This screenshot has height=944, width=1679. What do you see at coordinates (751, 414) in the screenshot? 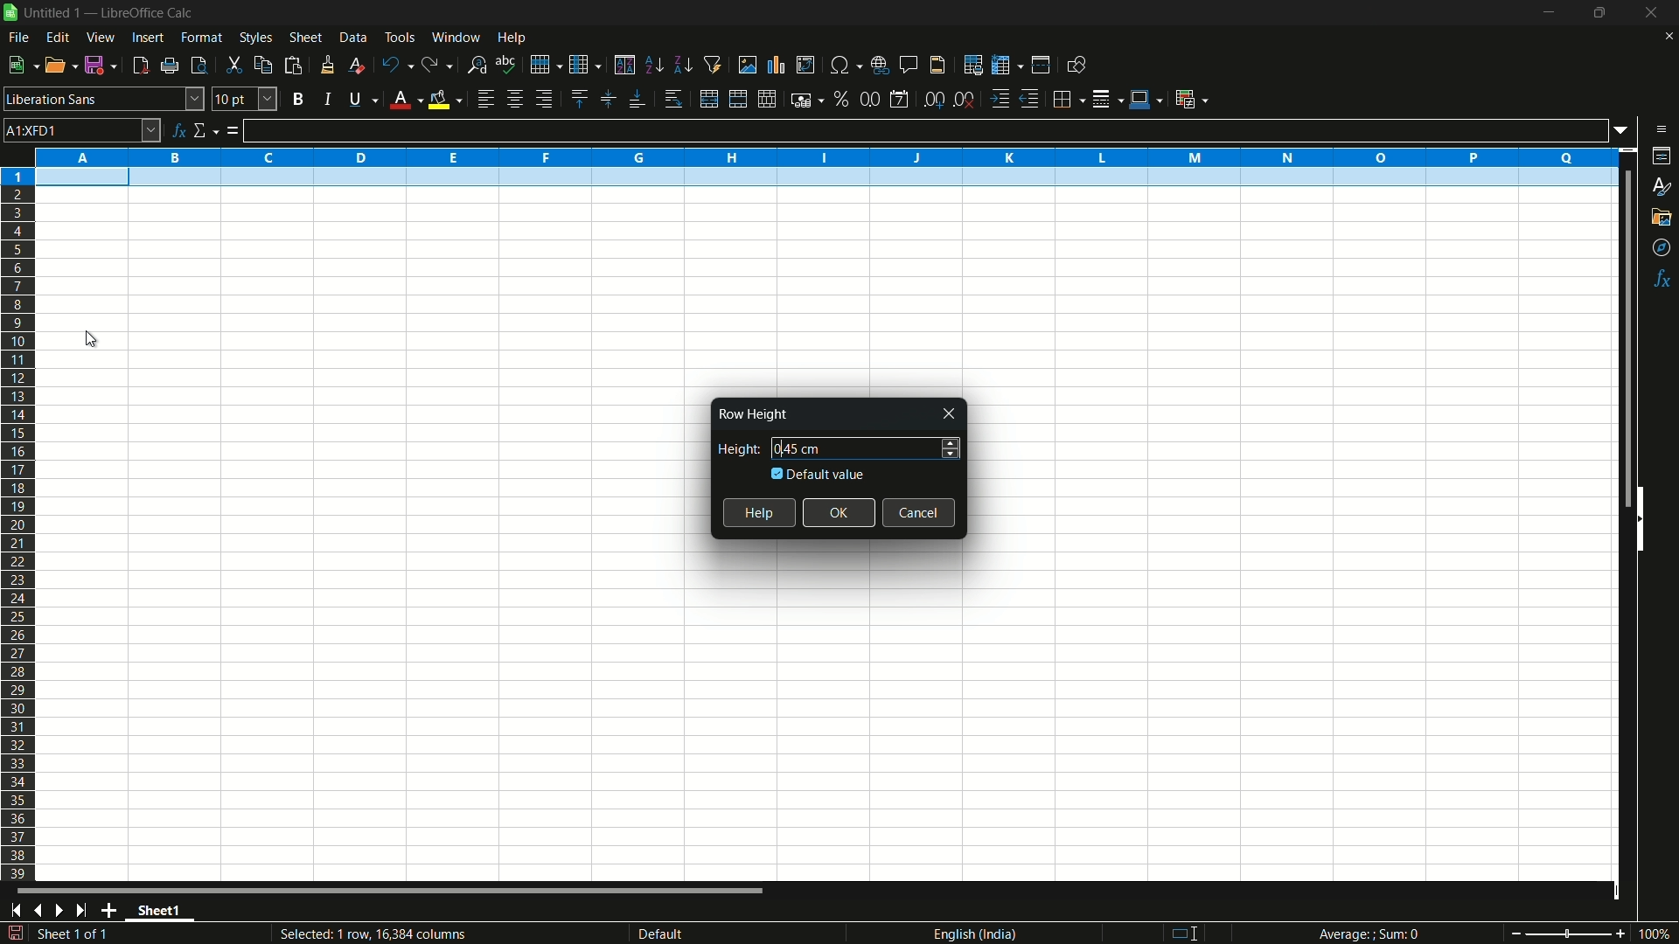
I see `Row Height` at bounding box center [751, 414].